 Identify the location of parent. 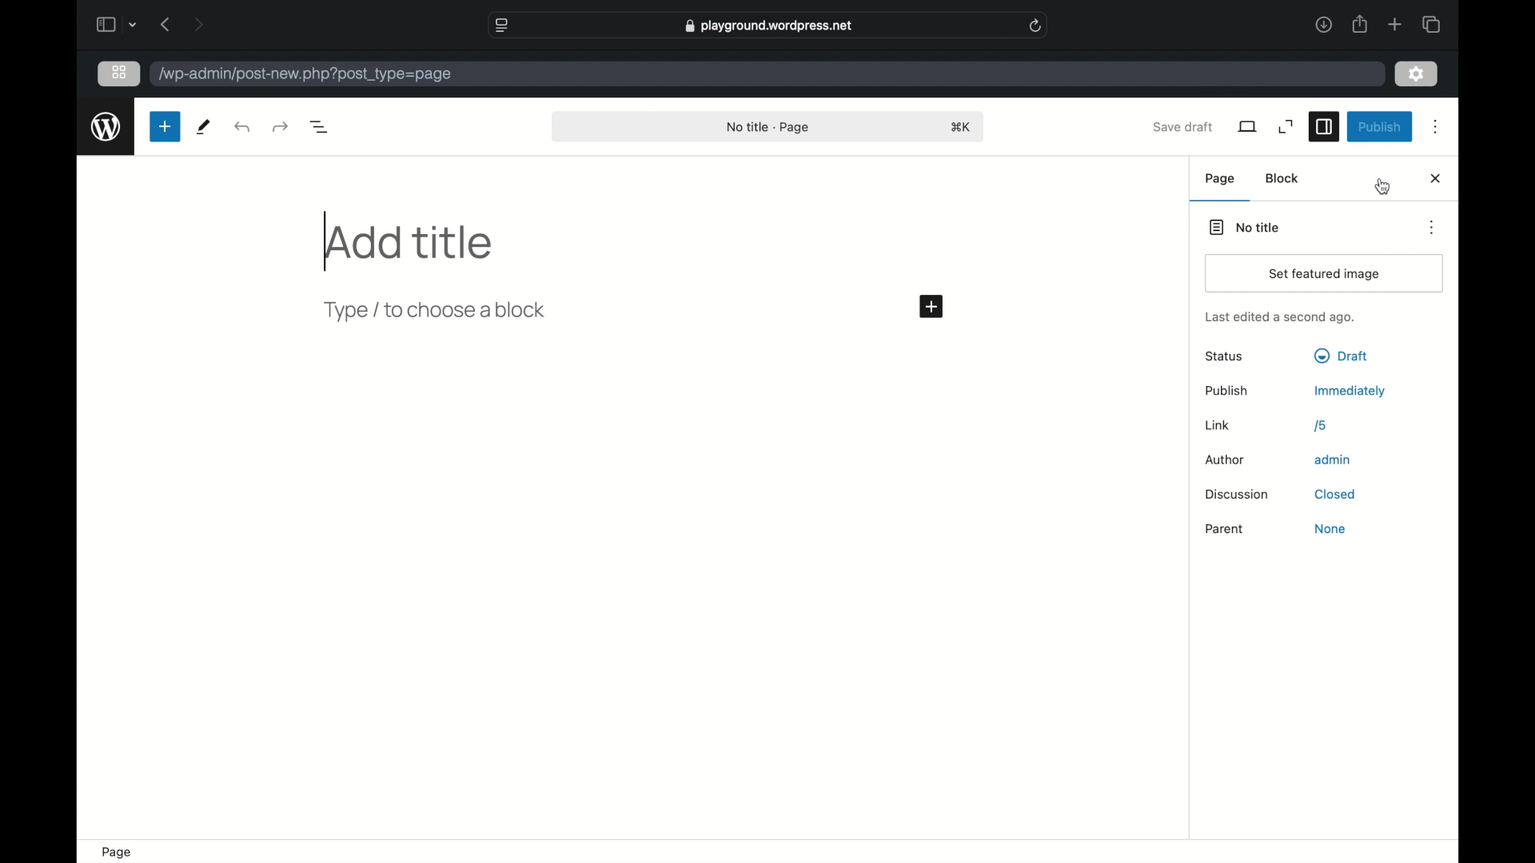
(1225, 529).